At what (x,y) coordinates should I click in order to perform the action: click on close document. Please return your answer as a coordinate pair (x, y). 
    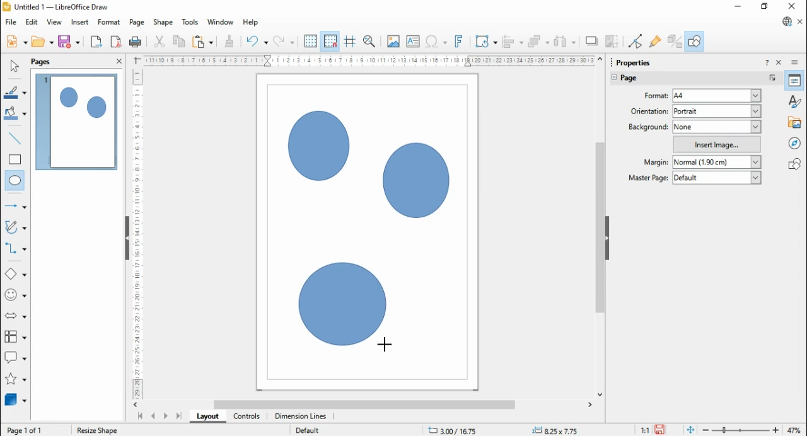
    Looking at the image, I should click on (801, 22).